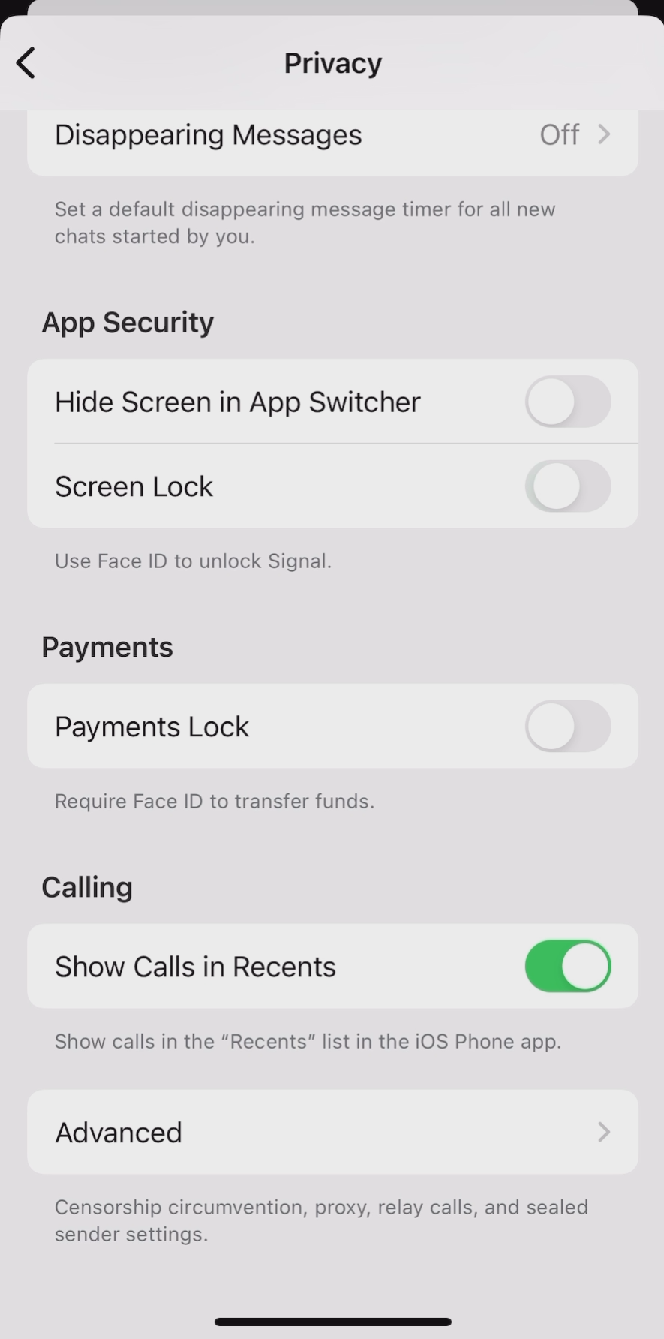 The height and width of the screenshot is (1339, 664). What do you see at coordinates (338, 488) in the screenshot?
I see `Screen Lock` at bounding box center [338, 488].